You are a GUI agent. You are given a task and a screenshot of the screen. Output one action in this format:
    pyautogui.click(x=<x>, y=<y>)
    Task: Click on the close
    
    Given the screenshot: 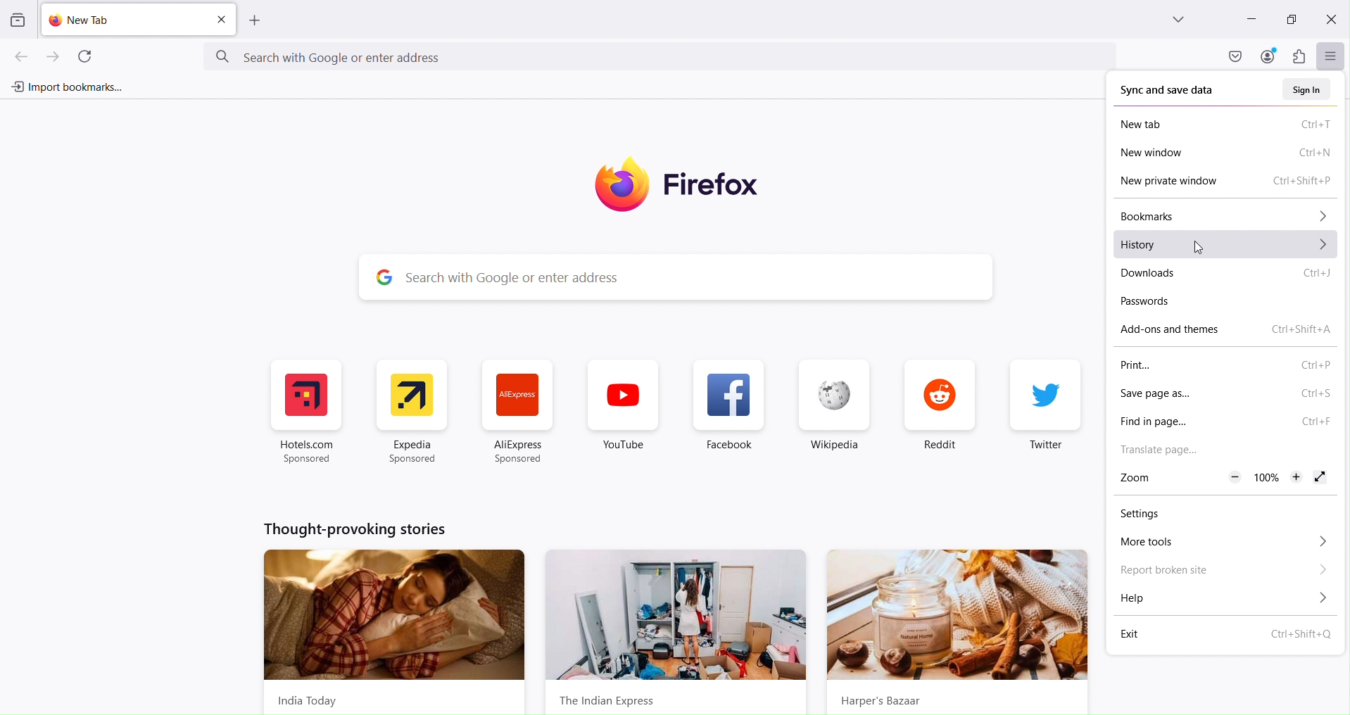 What is the action you would take?
    pyautogui.click(x=221, y=20)
    